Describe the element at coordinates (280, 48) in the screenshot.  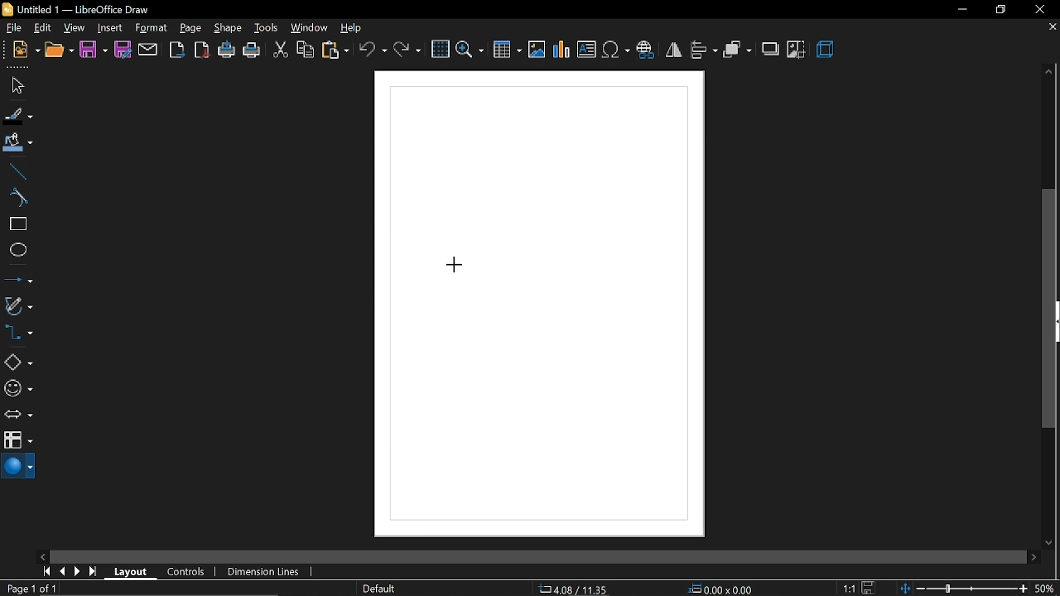
I see `cut` at that location.